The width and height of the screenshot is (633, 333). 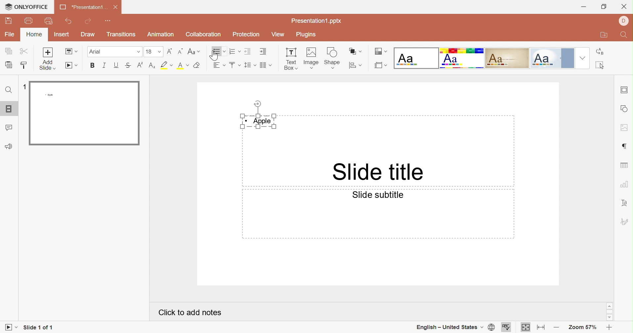 I want to click on Superscript / subscript, so click(x=184, y=66).